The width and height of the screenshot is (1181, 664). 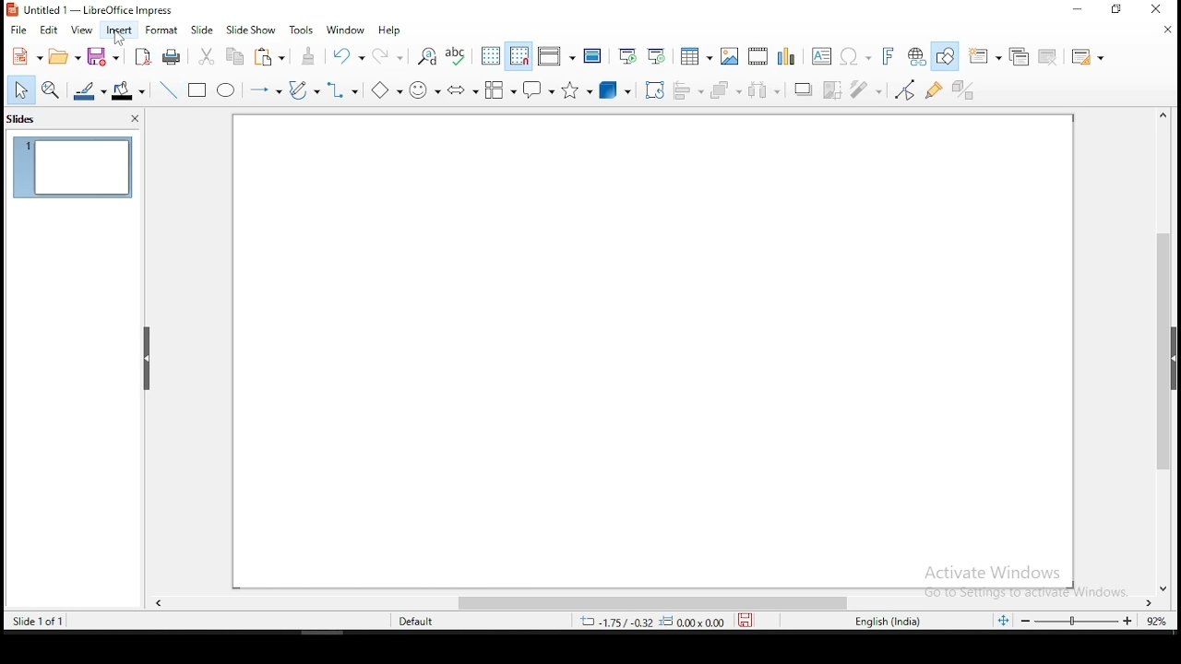 What do you see at coordinates (463, 89) in the screenshot?
I see `` at bounding box center [463, 89].